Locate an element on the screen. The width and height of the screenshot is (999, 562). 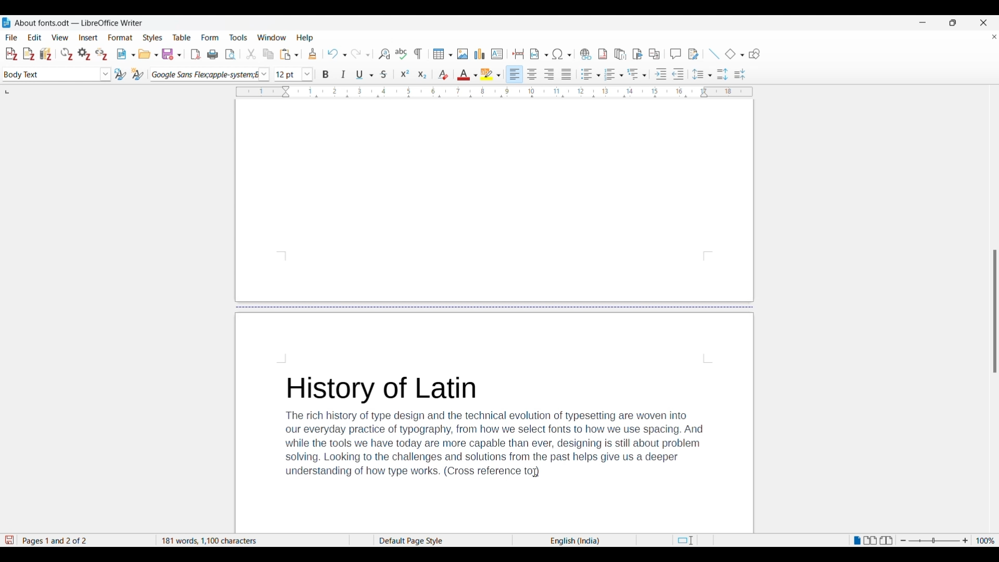
Book view is located at coordinates (887, 540).